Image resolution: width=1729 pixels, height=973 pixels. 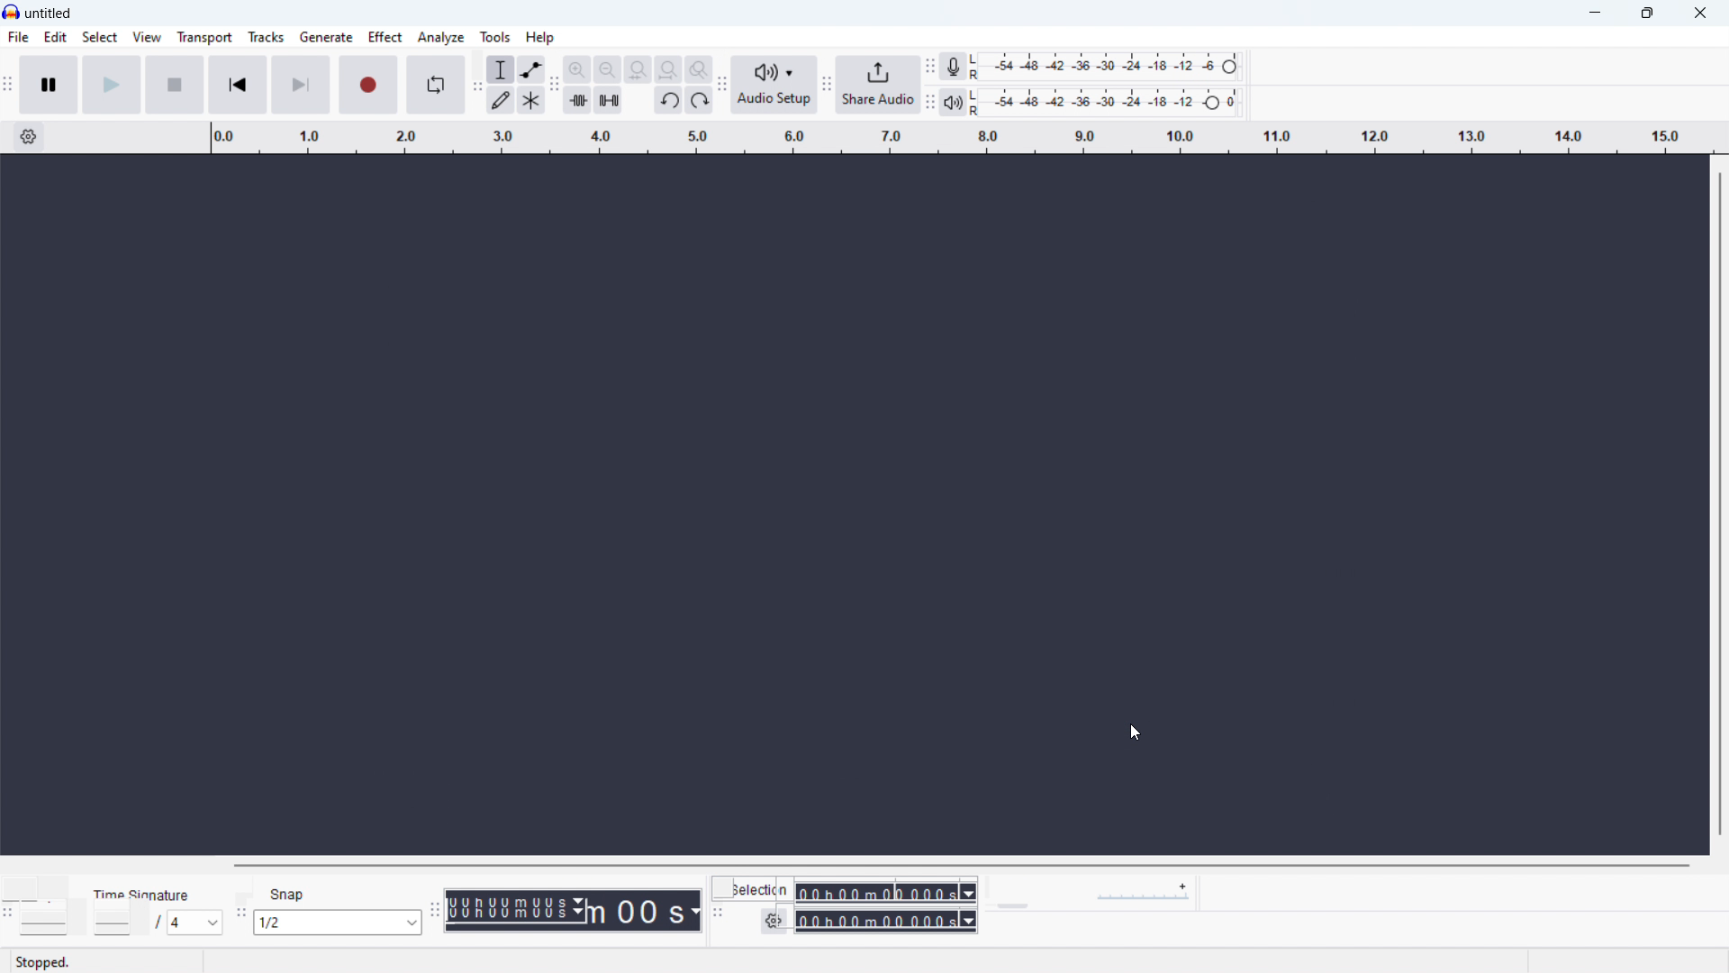 I want to click on zoom out, so click(x=608, y=70).